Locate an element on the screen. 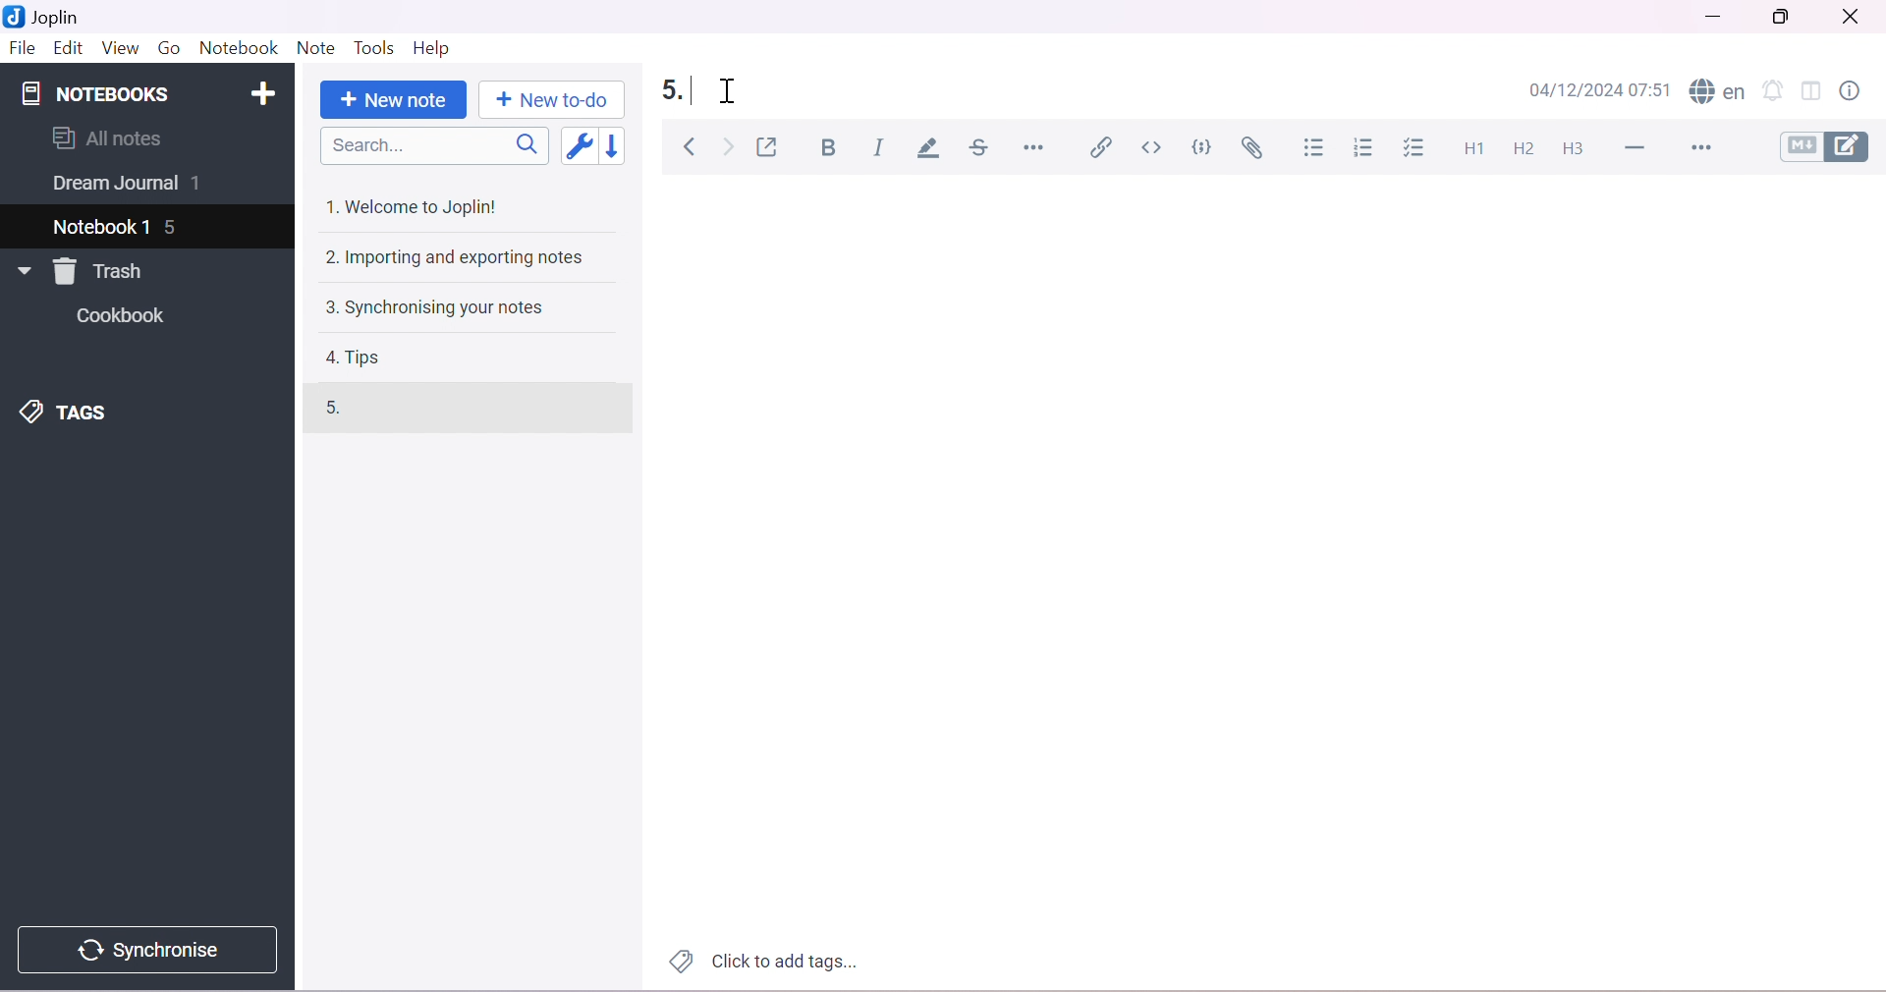 The width and height of the screenshot is (1886, 992). Click to add tags is located at coordinates (759, 963).